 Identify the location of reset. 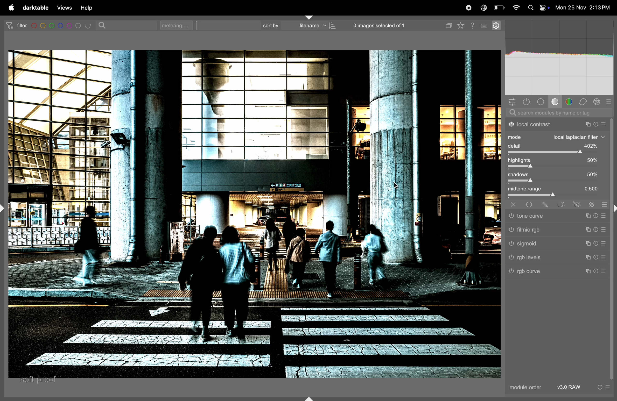
(599, 387).